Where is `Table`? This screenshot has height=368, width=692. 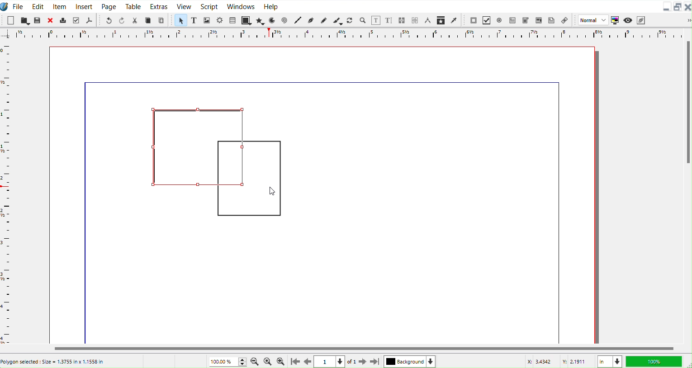
Table is located at coordinates (133, 6).